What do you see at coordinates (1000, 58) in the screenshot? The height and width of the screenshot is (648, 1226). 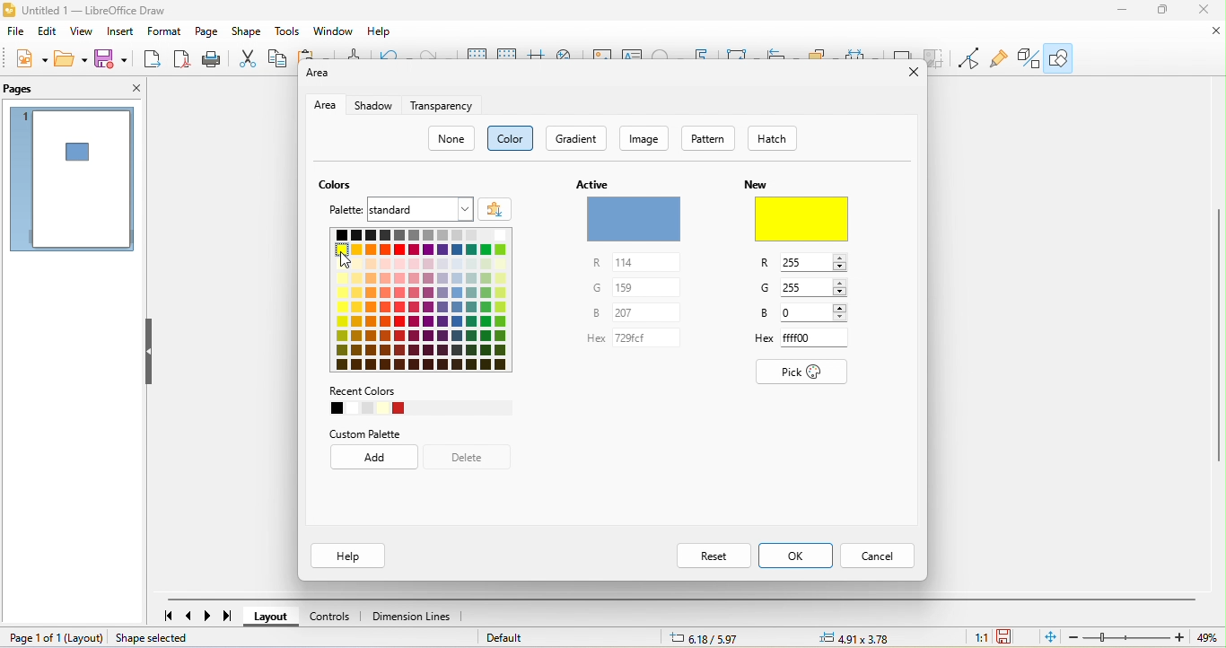 I see `show gluepoint function` at bounding box center [1000, 58].